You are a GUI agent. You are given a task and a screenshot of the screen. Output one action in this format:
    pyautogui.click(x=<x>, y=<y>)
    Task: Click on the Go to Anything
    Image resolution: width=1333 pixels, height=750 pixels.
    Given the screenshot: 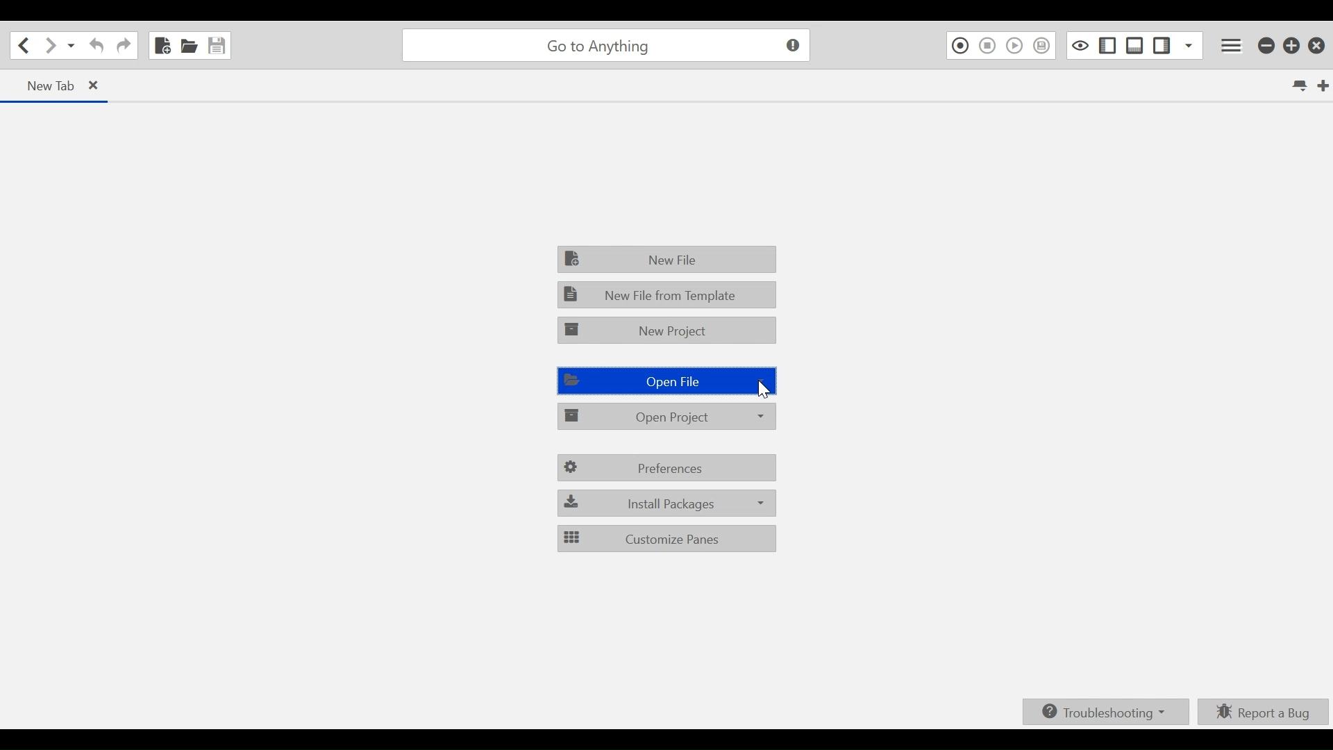 What is the action you would take?
    pyautogui.click(x=610, y=46)
    